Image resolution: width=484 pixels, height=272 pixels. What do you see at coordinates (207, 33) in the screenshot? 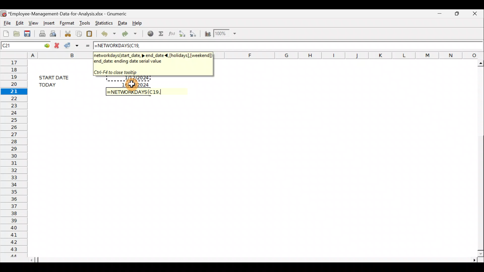
I see `Insert a chart` at bounding box center [207, 33].